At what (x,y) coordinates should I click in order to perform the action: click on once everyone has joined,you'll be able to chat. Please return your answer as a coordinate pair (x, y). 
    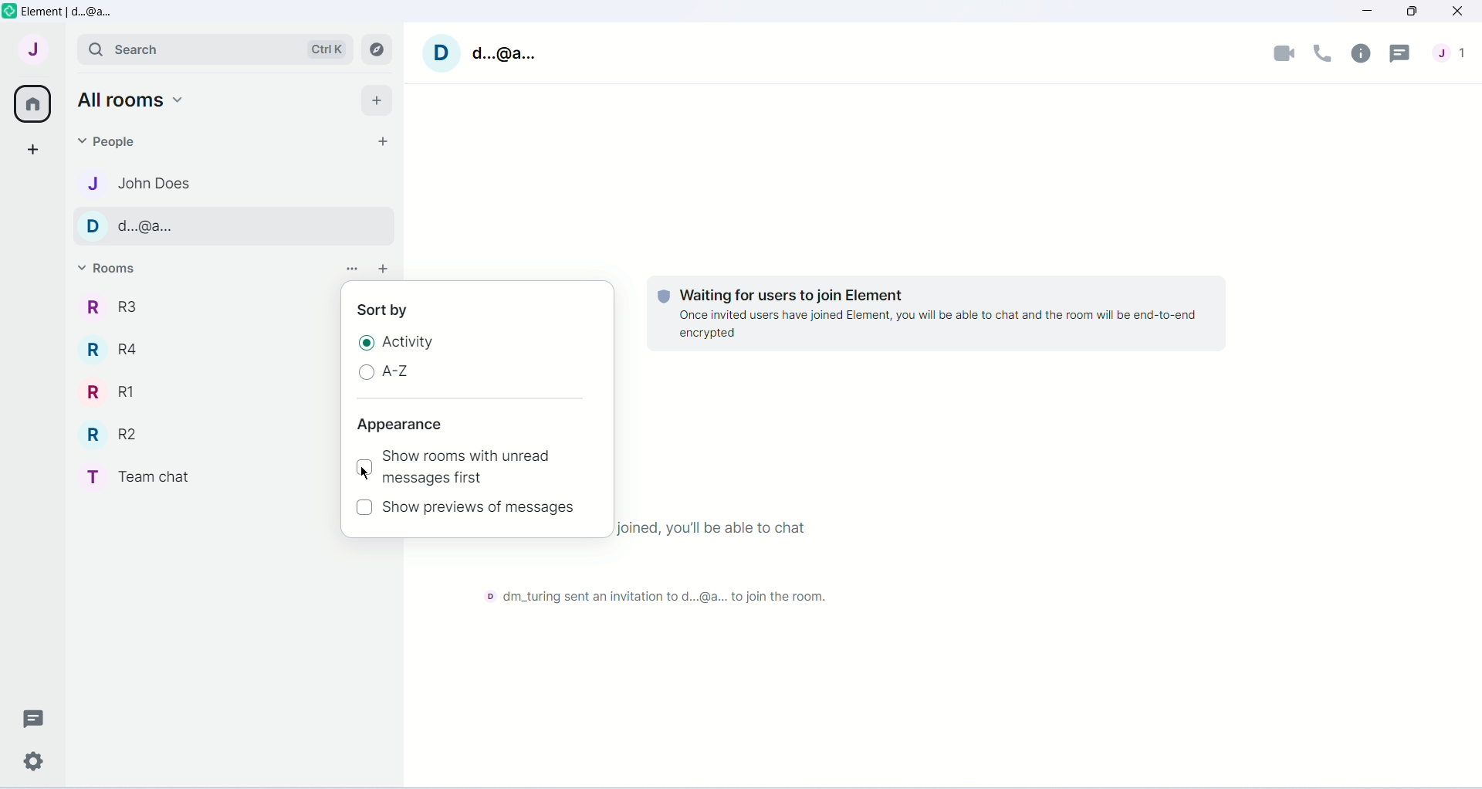
    Looking at the image, I should click on (717, 530).